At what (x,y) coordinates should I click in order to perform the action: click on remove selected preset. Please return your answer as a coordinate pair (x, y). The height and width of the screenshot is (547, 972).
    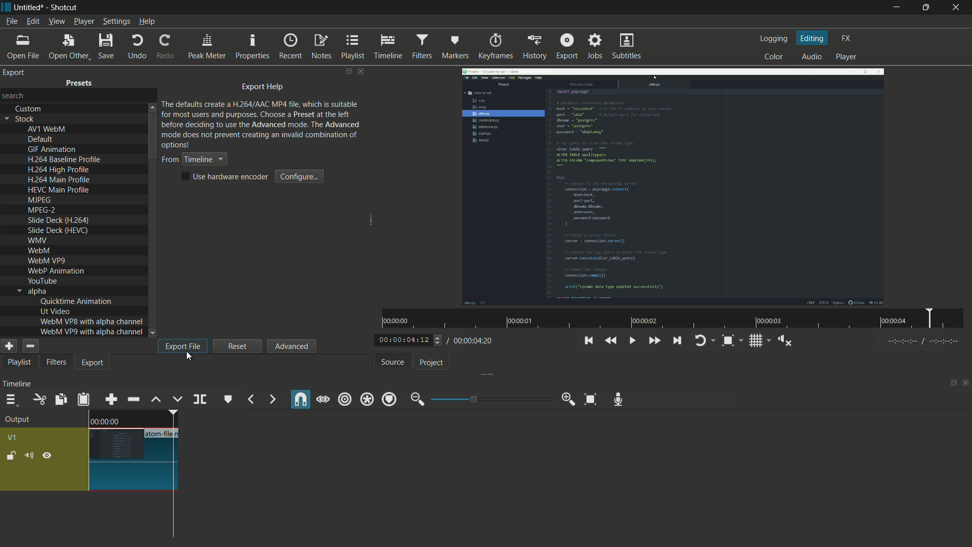
    Looking at the image, I should click on (30, 346).